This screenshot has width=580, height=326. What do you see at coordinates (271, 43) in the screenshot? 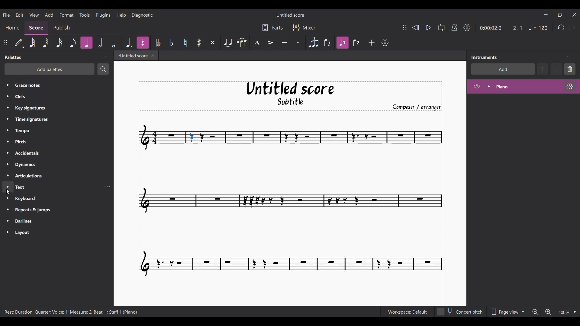
I see `Accent` at bounding box center [271, 43].